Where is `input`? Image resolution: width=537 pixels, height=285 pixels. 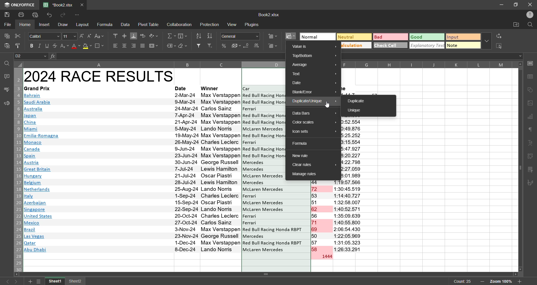
input is located at coordinates (463, 37).